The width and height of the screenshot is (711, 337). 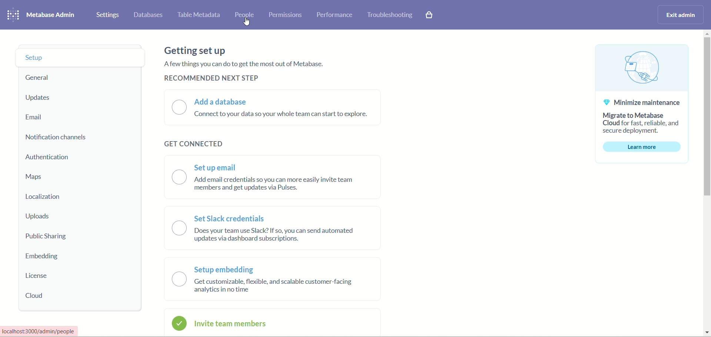 What do you see at coordinates (244, 64) in the screenshot?
I see `text` at bounding box center [244, 64].